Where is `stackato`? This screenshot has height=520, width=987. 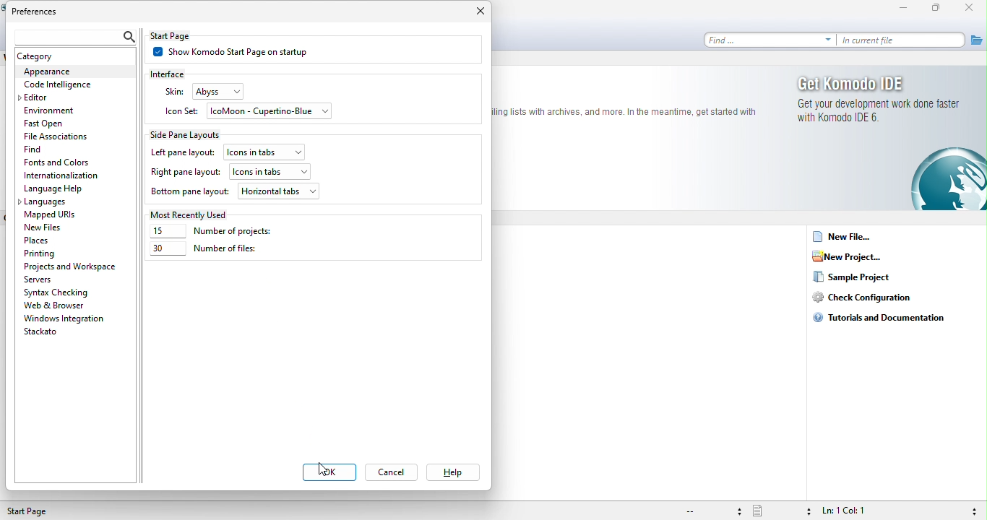
stackato is located at coordinates (45, 333).